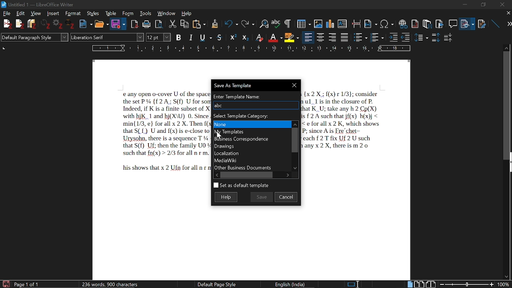 This screenshot has height=288, width=512. What do you see at coordinates (191, 37) in the screenshot?
I see `Italics` at bounding box center [191, 37].